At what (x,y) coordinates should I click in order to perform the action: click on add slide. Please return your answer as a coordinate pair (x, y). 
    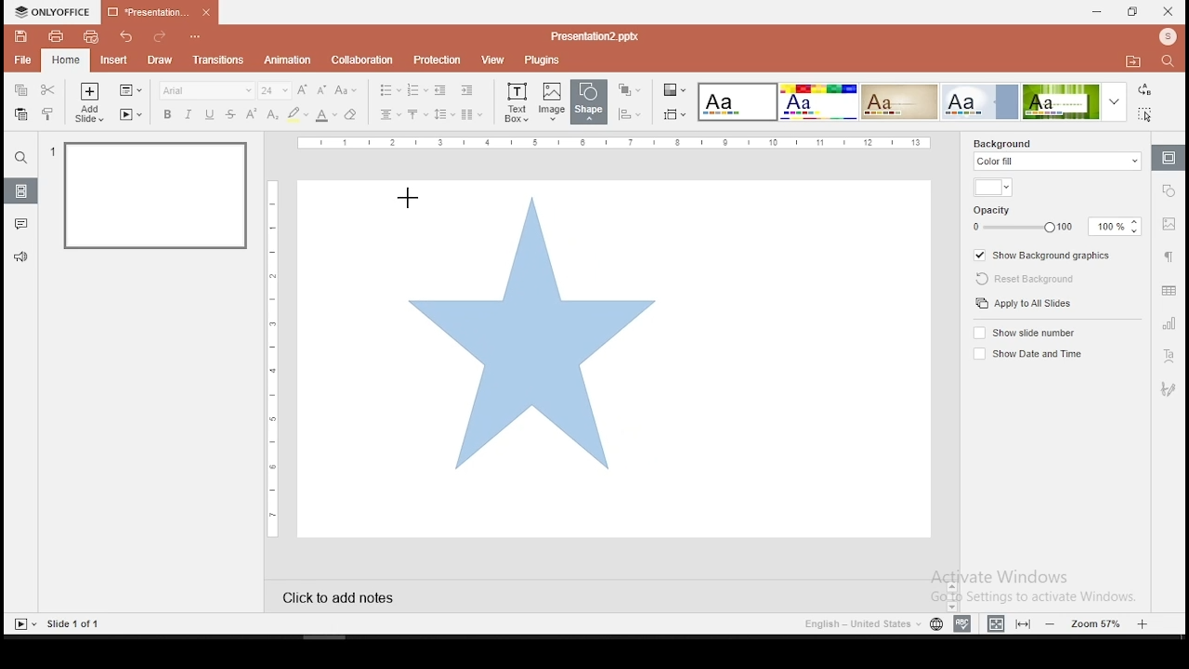
    Looking at the image, I should click on (89, 102).